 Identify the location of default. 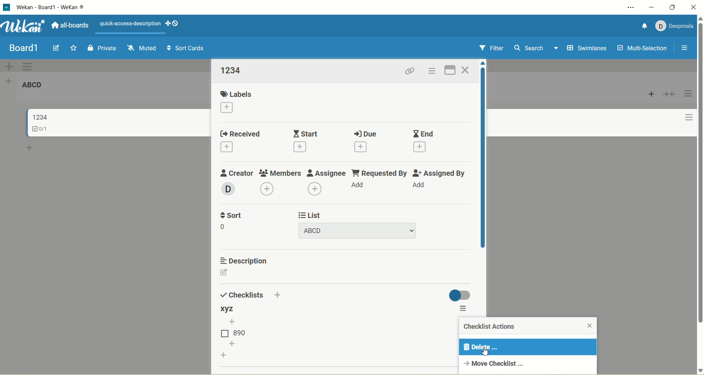
(353, 66).